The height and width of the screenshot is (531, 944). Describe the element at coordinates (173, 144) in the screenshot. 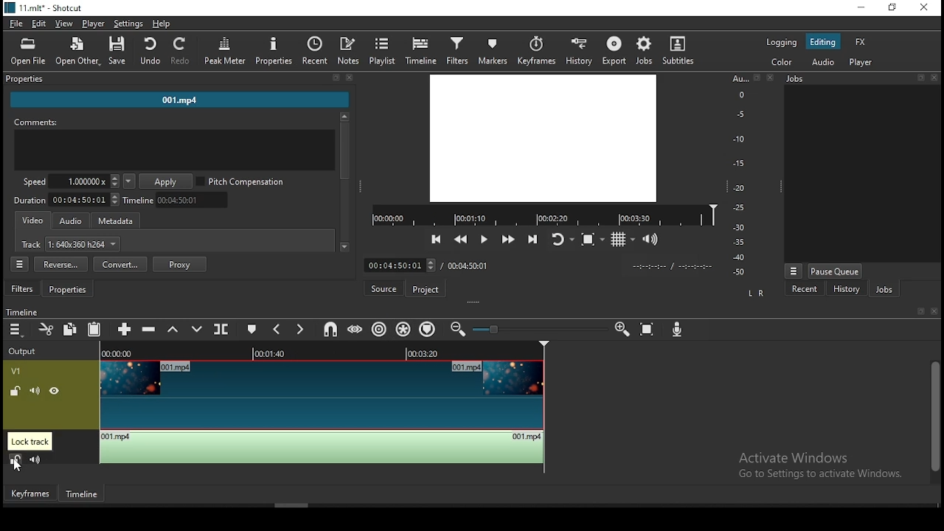

I see `comments` at that location.